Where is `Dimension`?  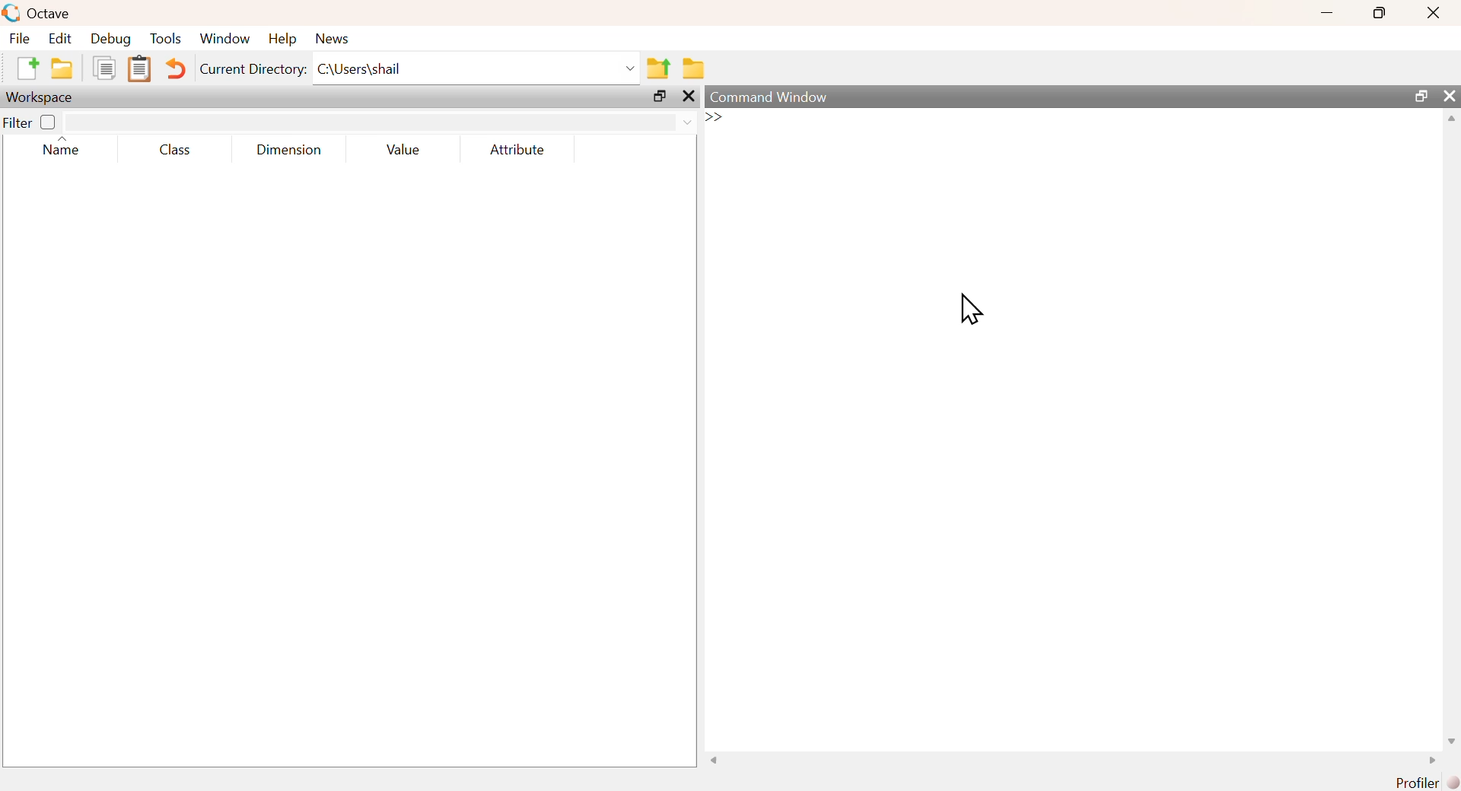 Dimension is located at coordinates (289, 150).